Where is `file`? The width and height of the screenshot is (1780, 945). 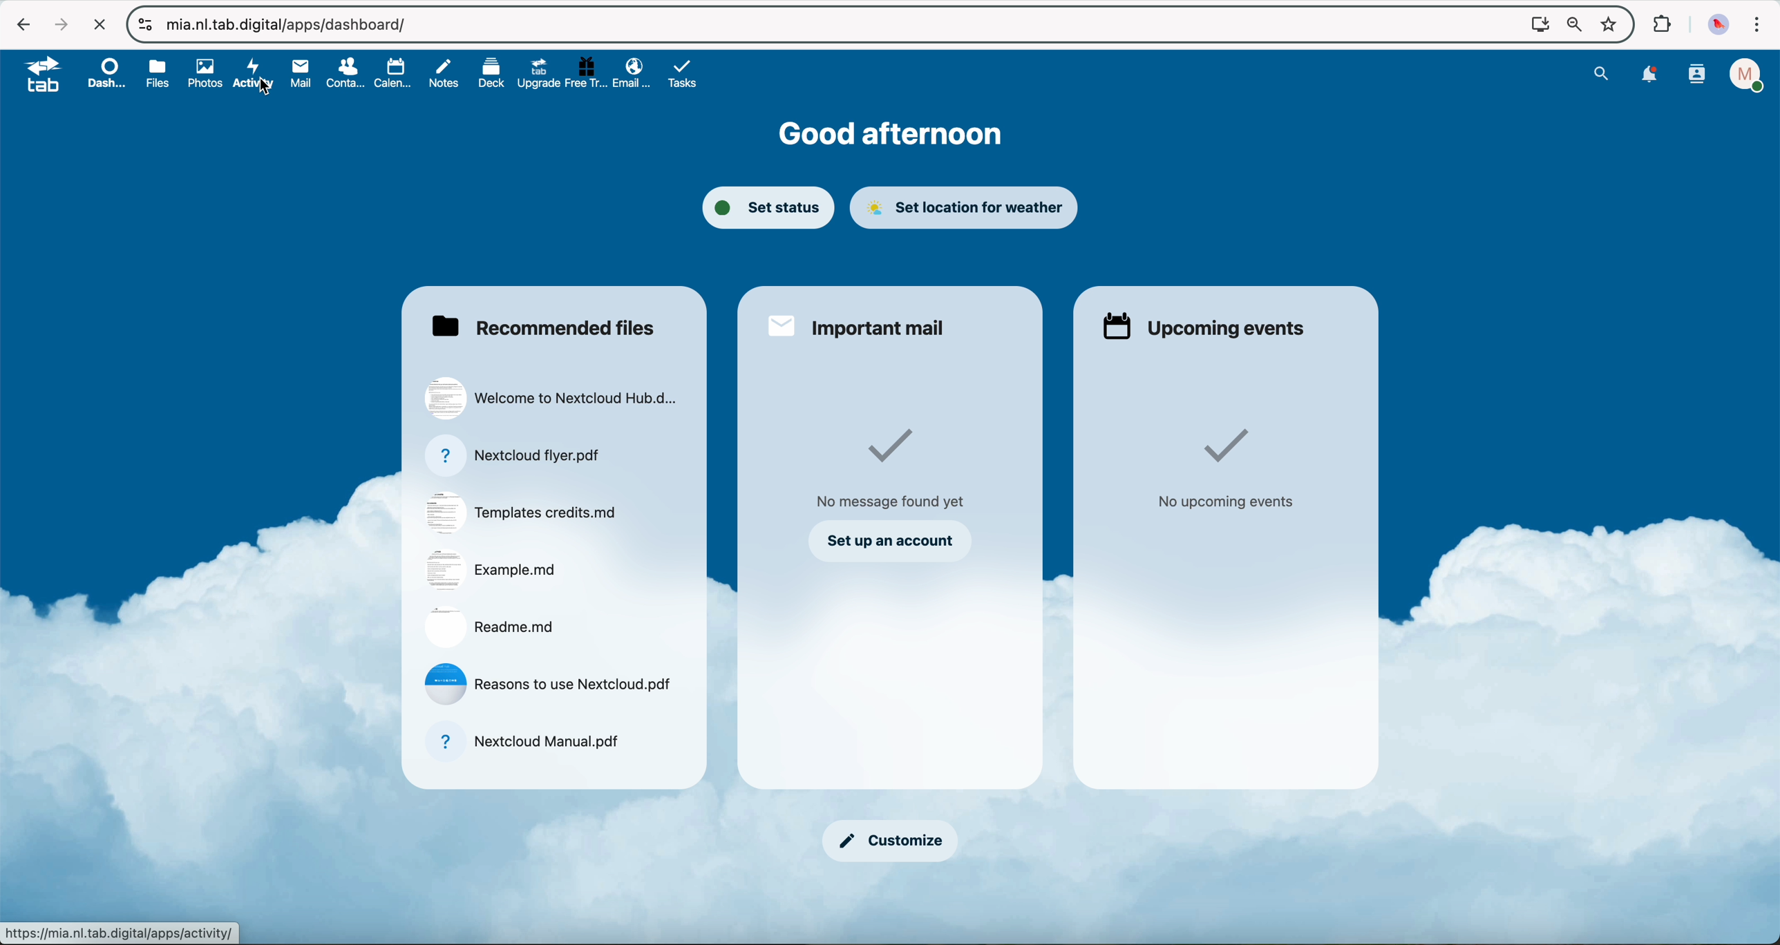 file is located at coordinates (551, 400).